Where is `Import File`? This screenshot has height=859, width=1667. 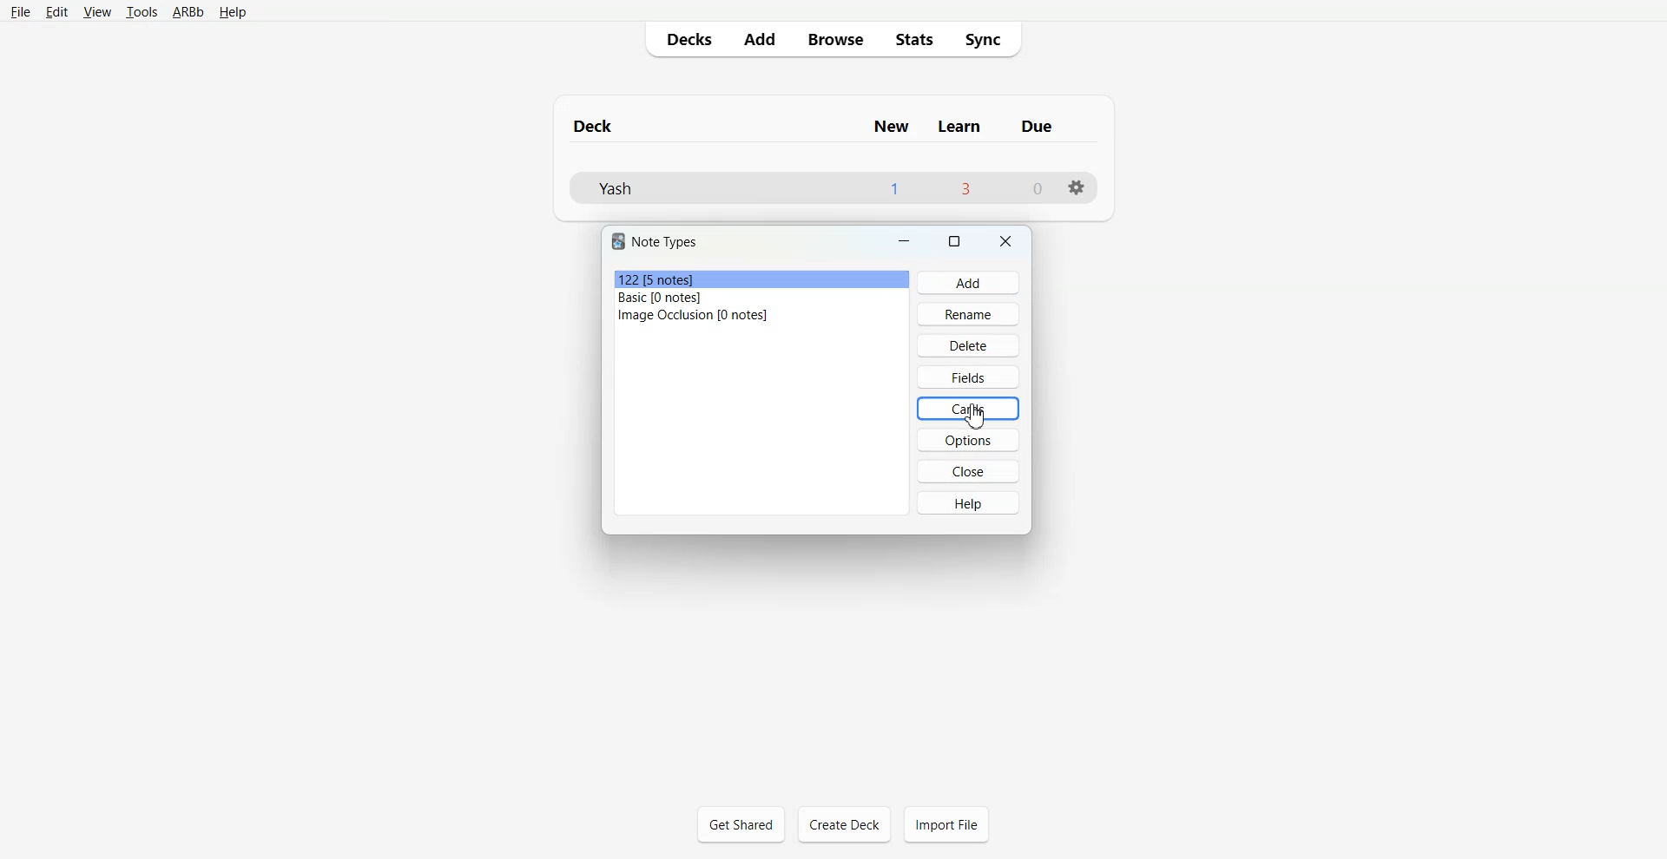
Import File is located at coordinates (946, 823).